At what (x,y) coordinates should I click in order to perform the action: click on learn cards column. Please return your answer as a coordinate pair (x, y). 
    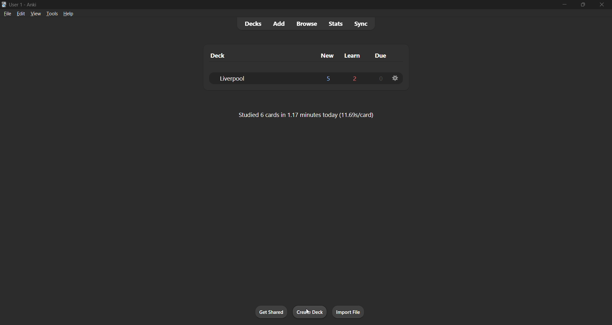
    Looking at the image, I should click on (356, 56).